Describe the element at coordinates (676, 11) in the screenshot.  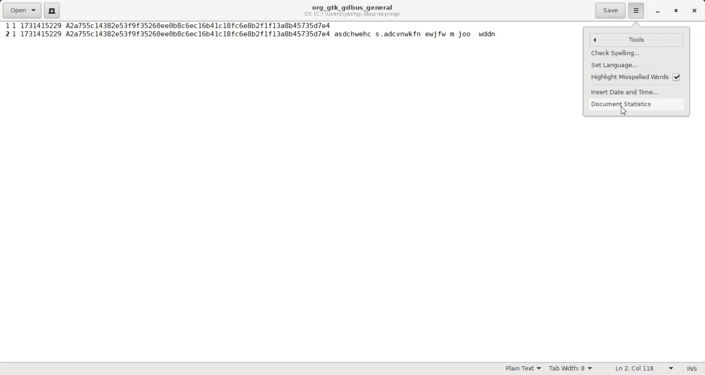
I see `Maximize` at that location.